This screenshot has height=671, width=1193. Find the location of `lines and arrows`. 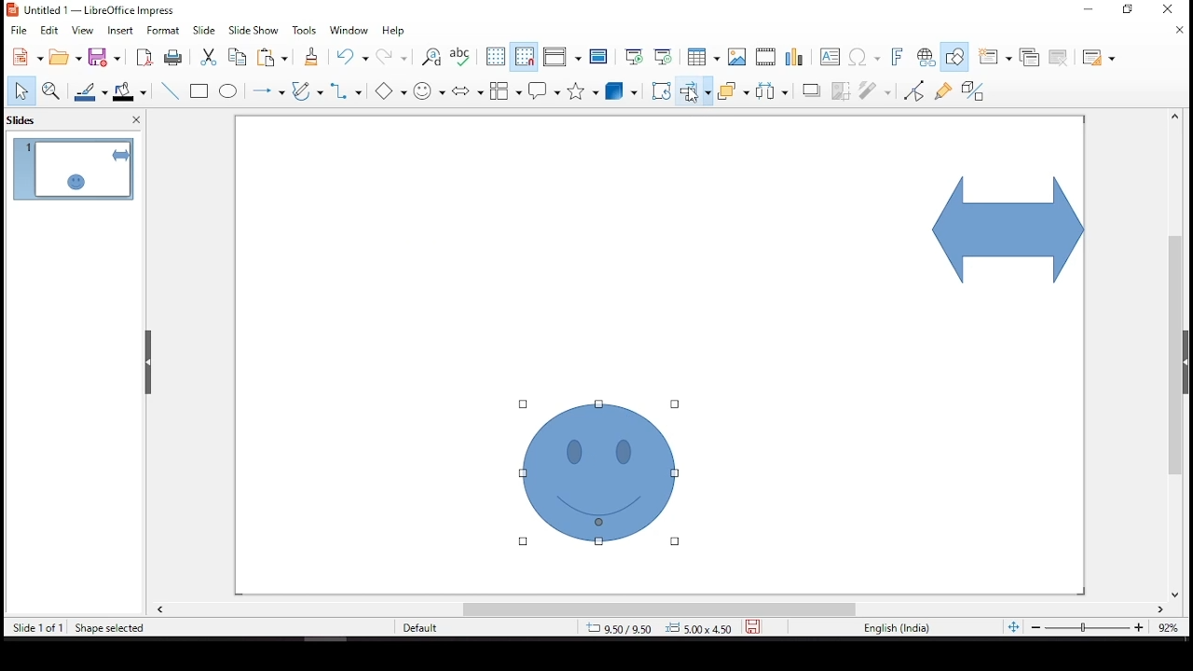

lines and arrows is located at coordinates (271, 90).